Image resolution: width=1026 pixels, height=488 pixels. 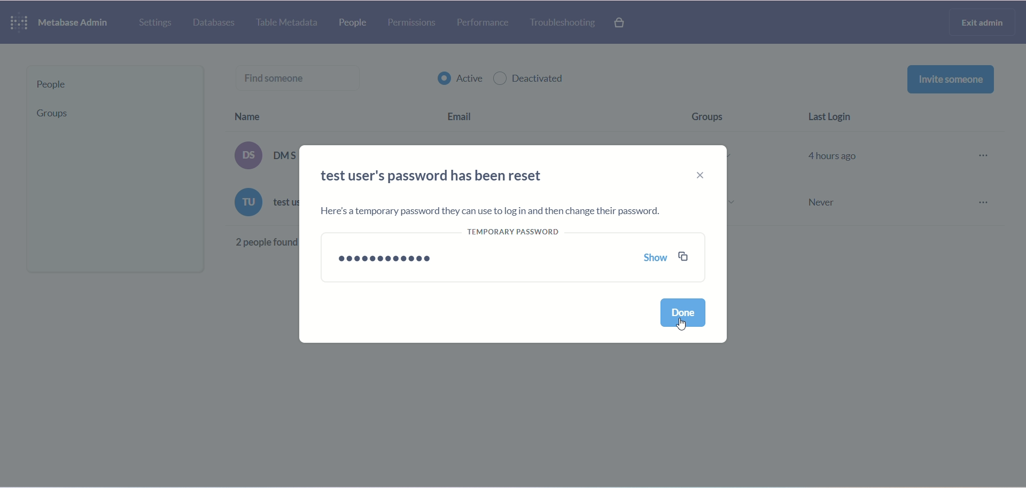 I want to click on Never, so click(x=824, y=204).